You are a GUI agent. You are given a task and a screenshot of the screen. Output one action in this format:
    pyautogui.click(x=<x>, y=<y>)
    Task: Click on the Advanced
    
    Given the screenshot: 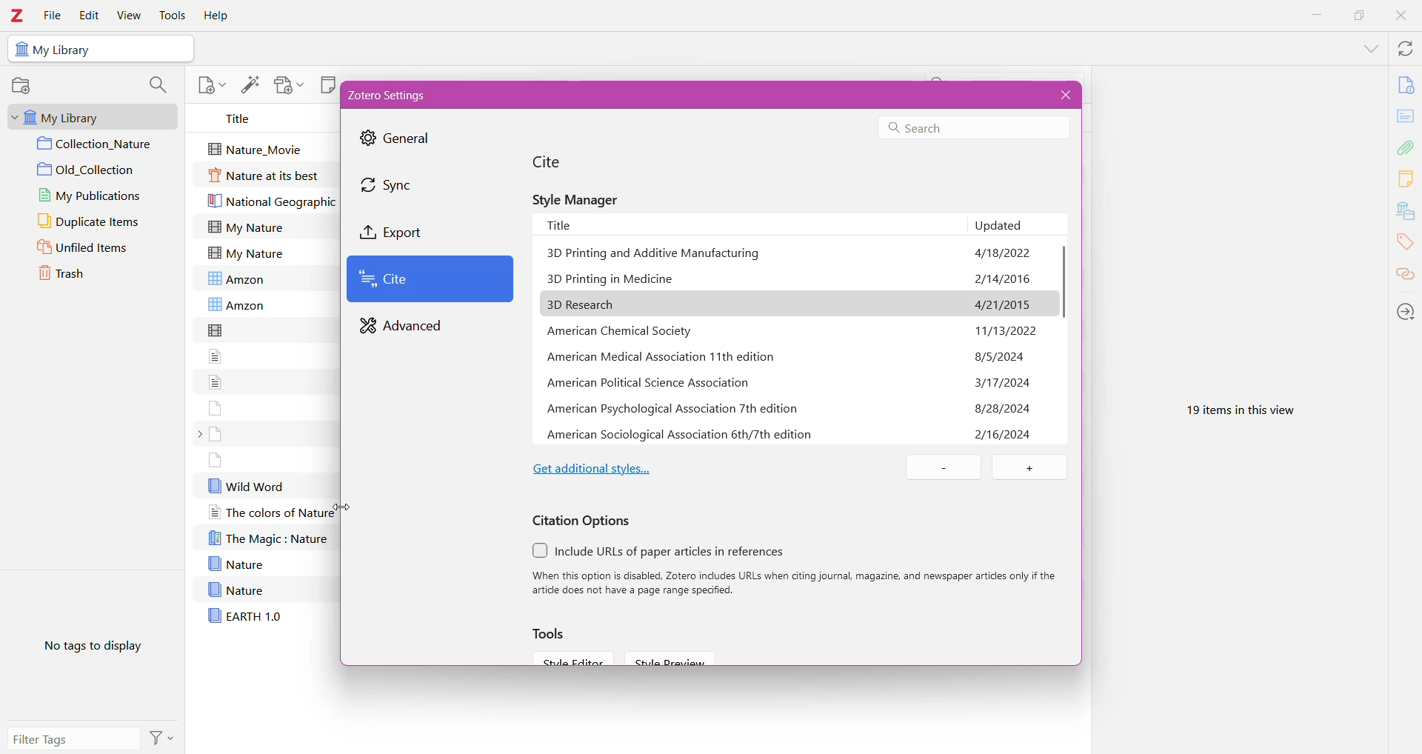 What is the action you would take?
    pyautogui.click(x=405, y=327)
    